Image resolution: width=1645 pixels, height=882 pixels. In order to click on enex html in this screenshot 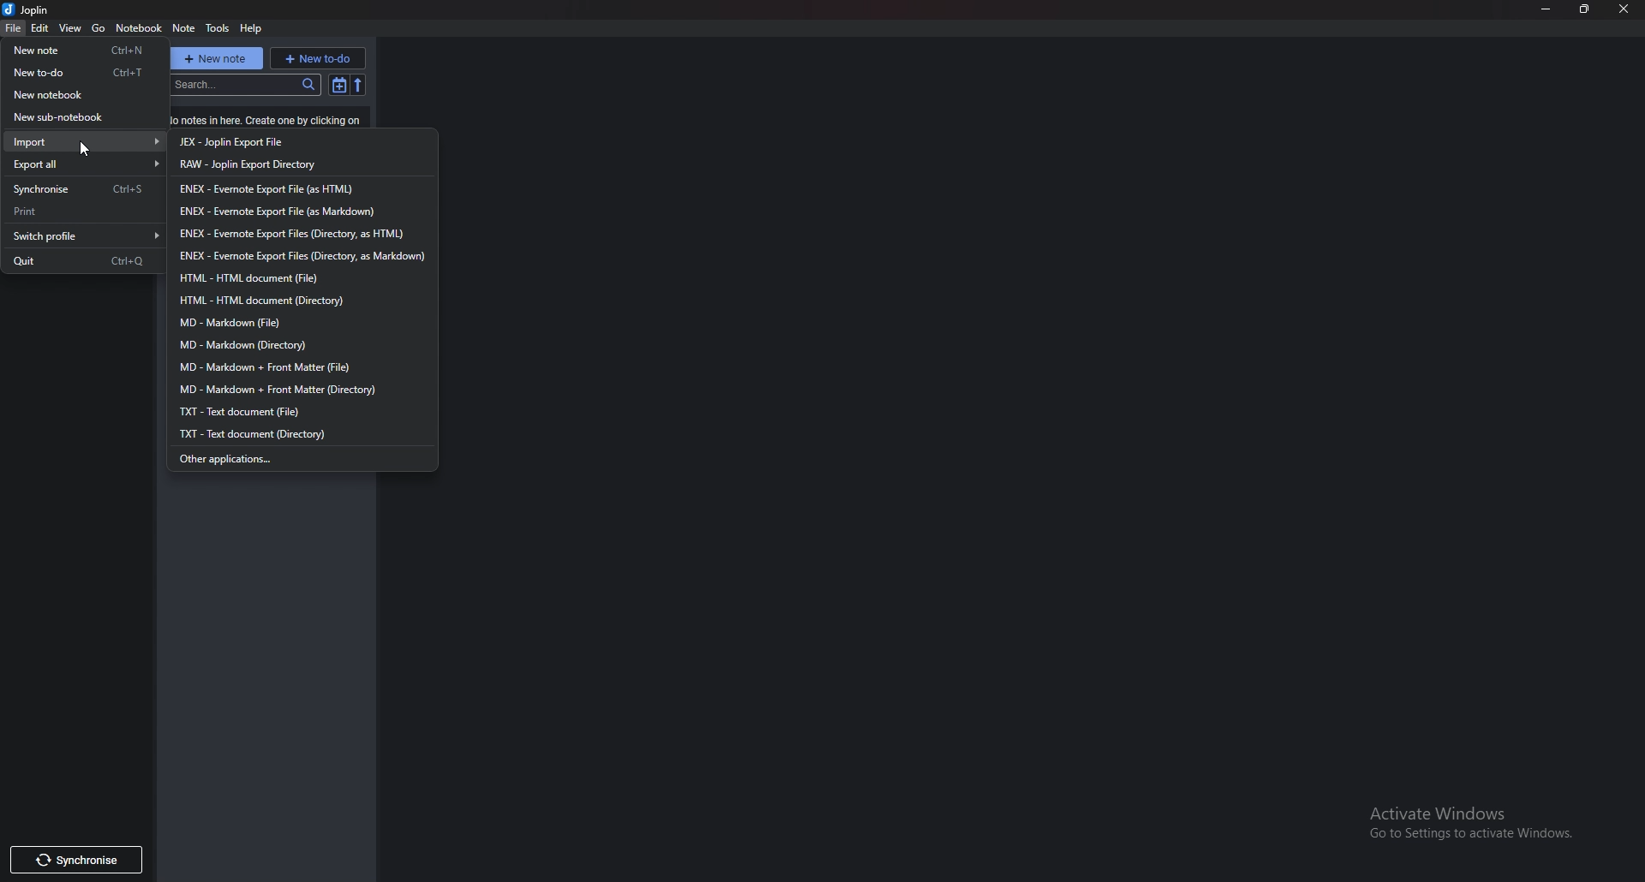, I will do `click(266, 188)`.